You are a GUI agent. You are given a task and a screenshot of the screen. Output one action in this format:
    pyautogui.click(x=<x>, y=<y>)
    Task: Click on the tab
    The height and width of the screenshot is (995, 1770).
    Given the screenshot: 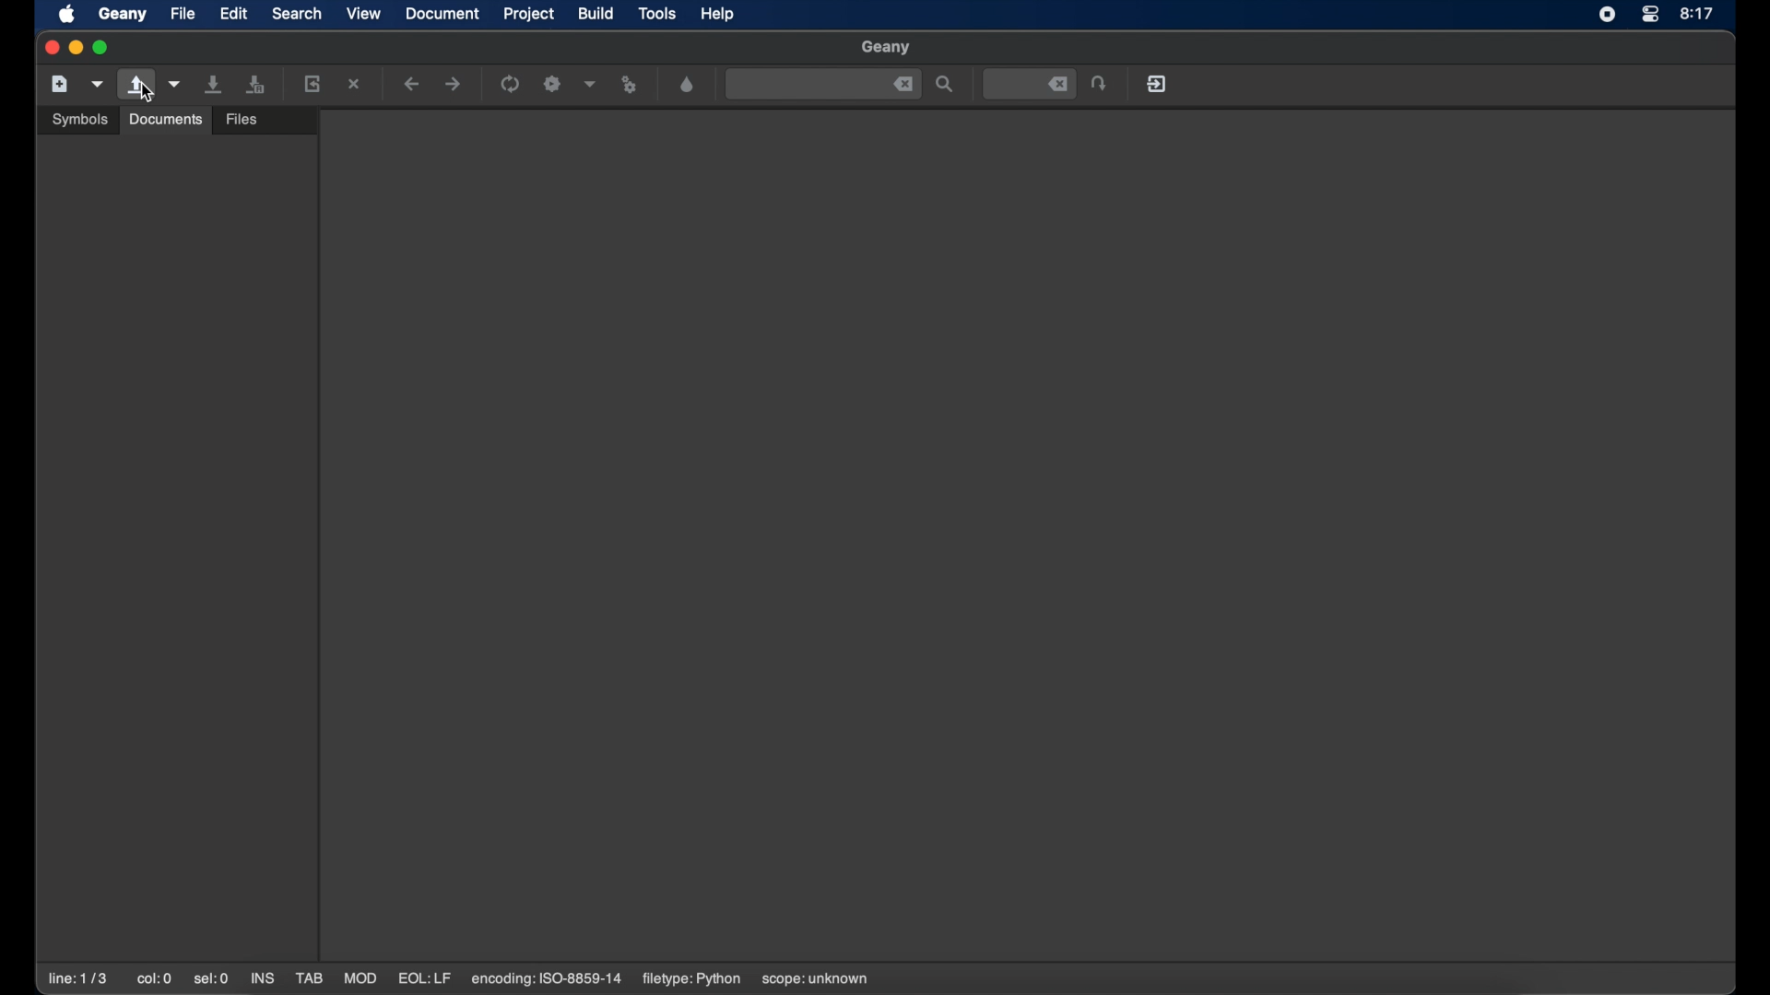 What is the action you would take?
    pyautogui.click(x=308, y=978)
    